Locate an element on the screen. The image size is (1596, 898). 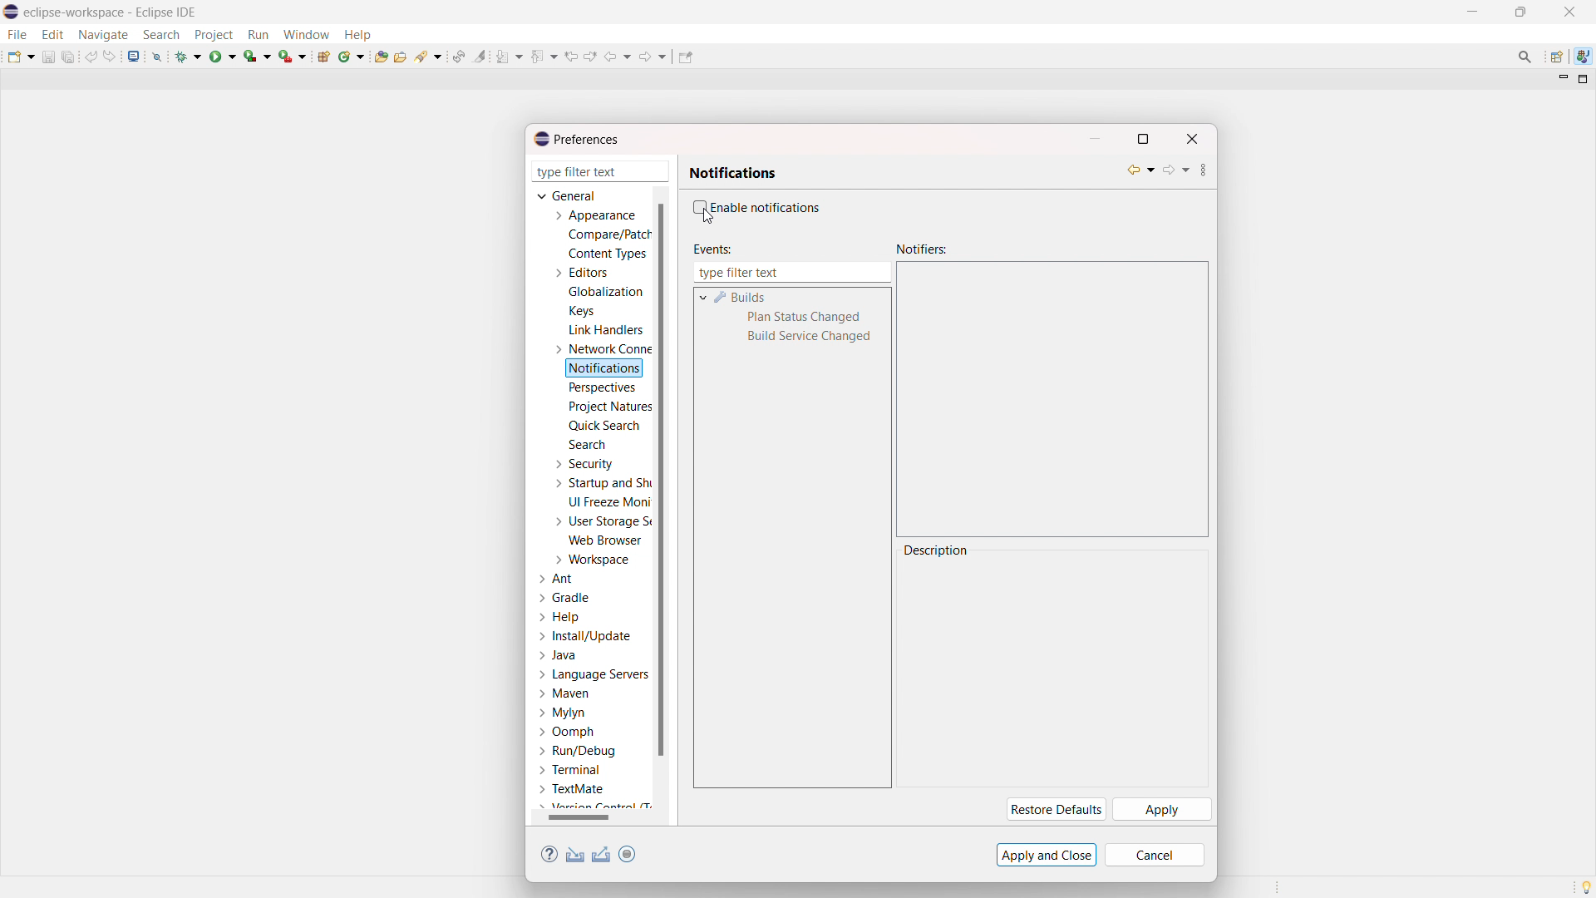
oomph is located at coordinates (566, 733).